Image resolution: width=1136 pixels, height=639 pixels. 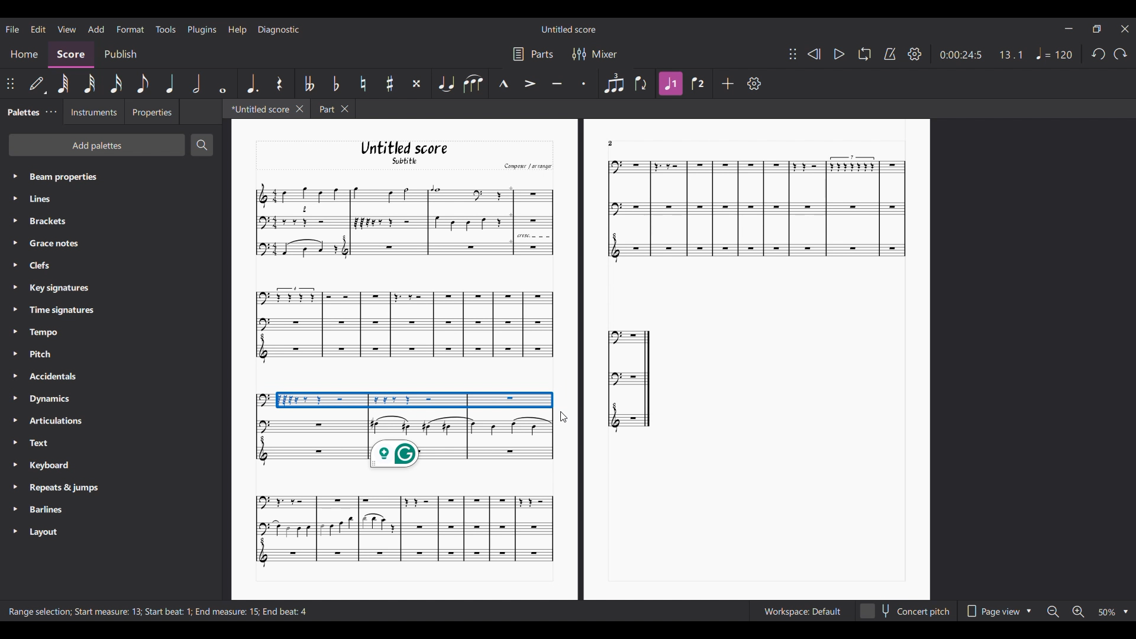 What do you see at coordinates (162, 612) in the screenshot?
I see `Range selection; Start measure: 13, Start beat: 1; End measure; End beat:4` at bounding box center [162, 612].